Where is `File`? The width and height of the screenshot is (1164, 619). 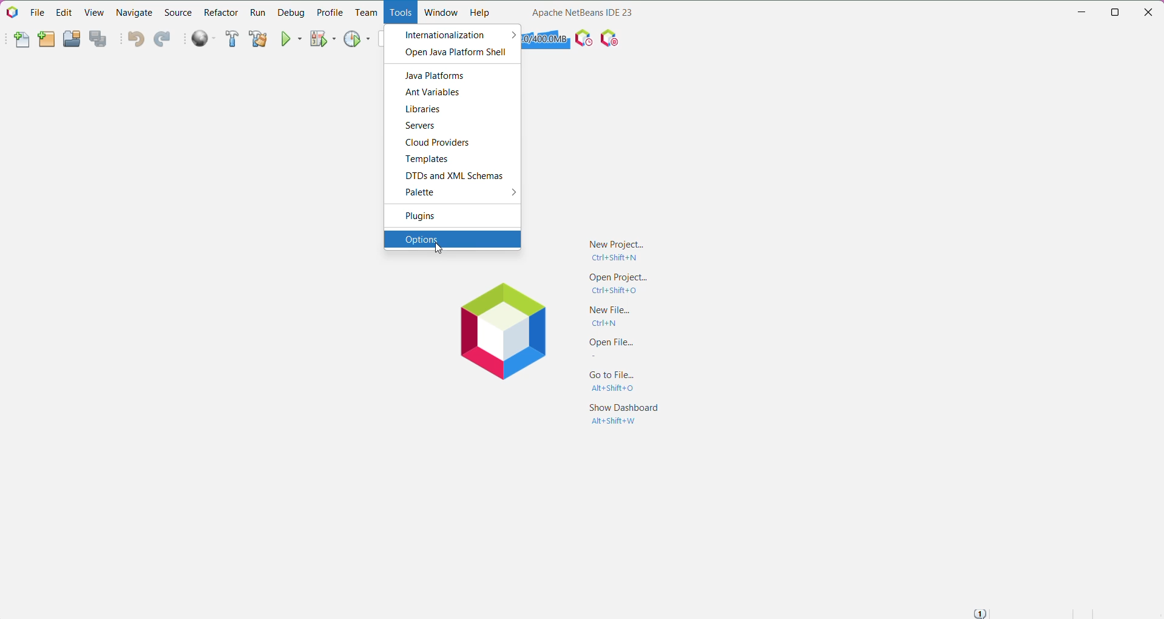
File is located at coordinates (38, 13).